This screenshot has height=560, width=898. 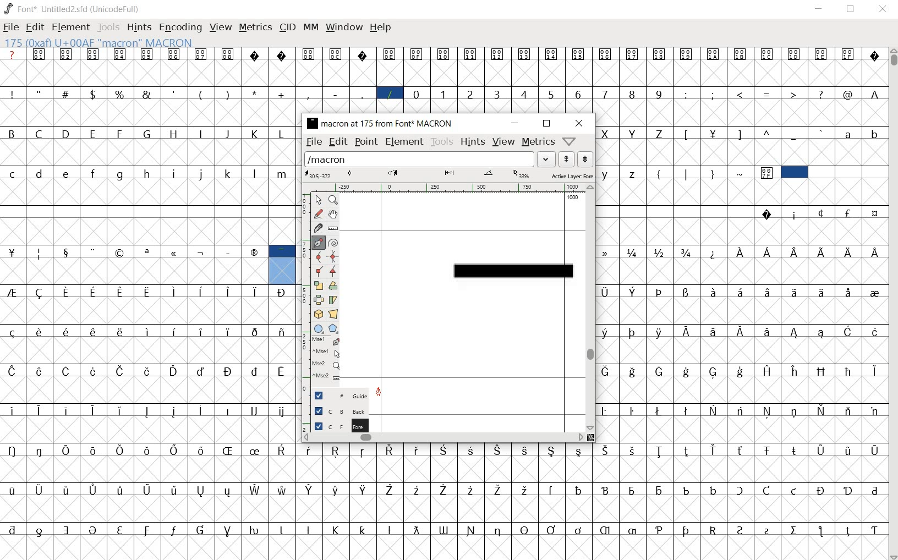 What do you see at coordinates (795, 251) in the screenshot?
I see `Symbol` at bounding box center [795, 251].